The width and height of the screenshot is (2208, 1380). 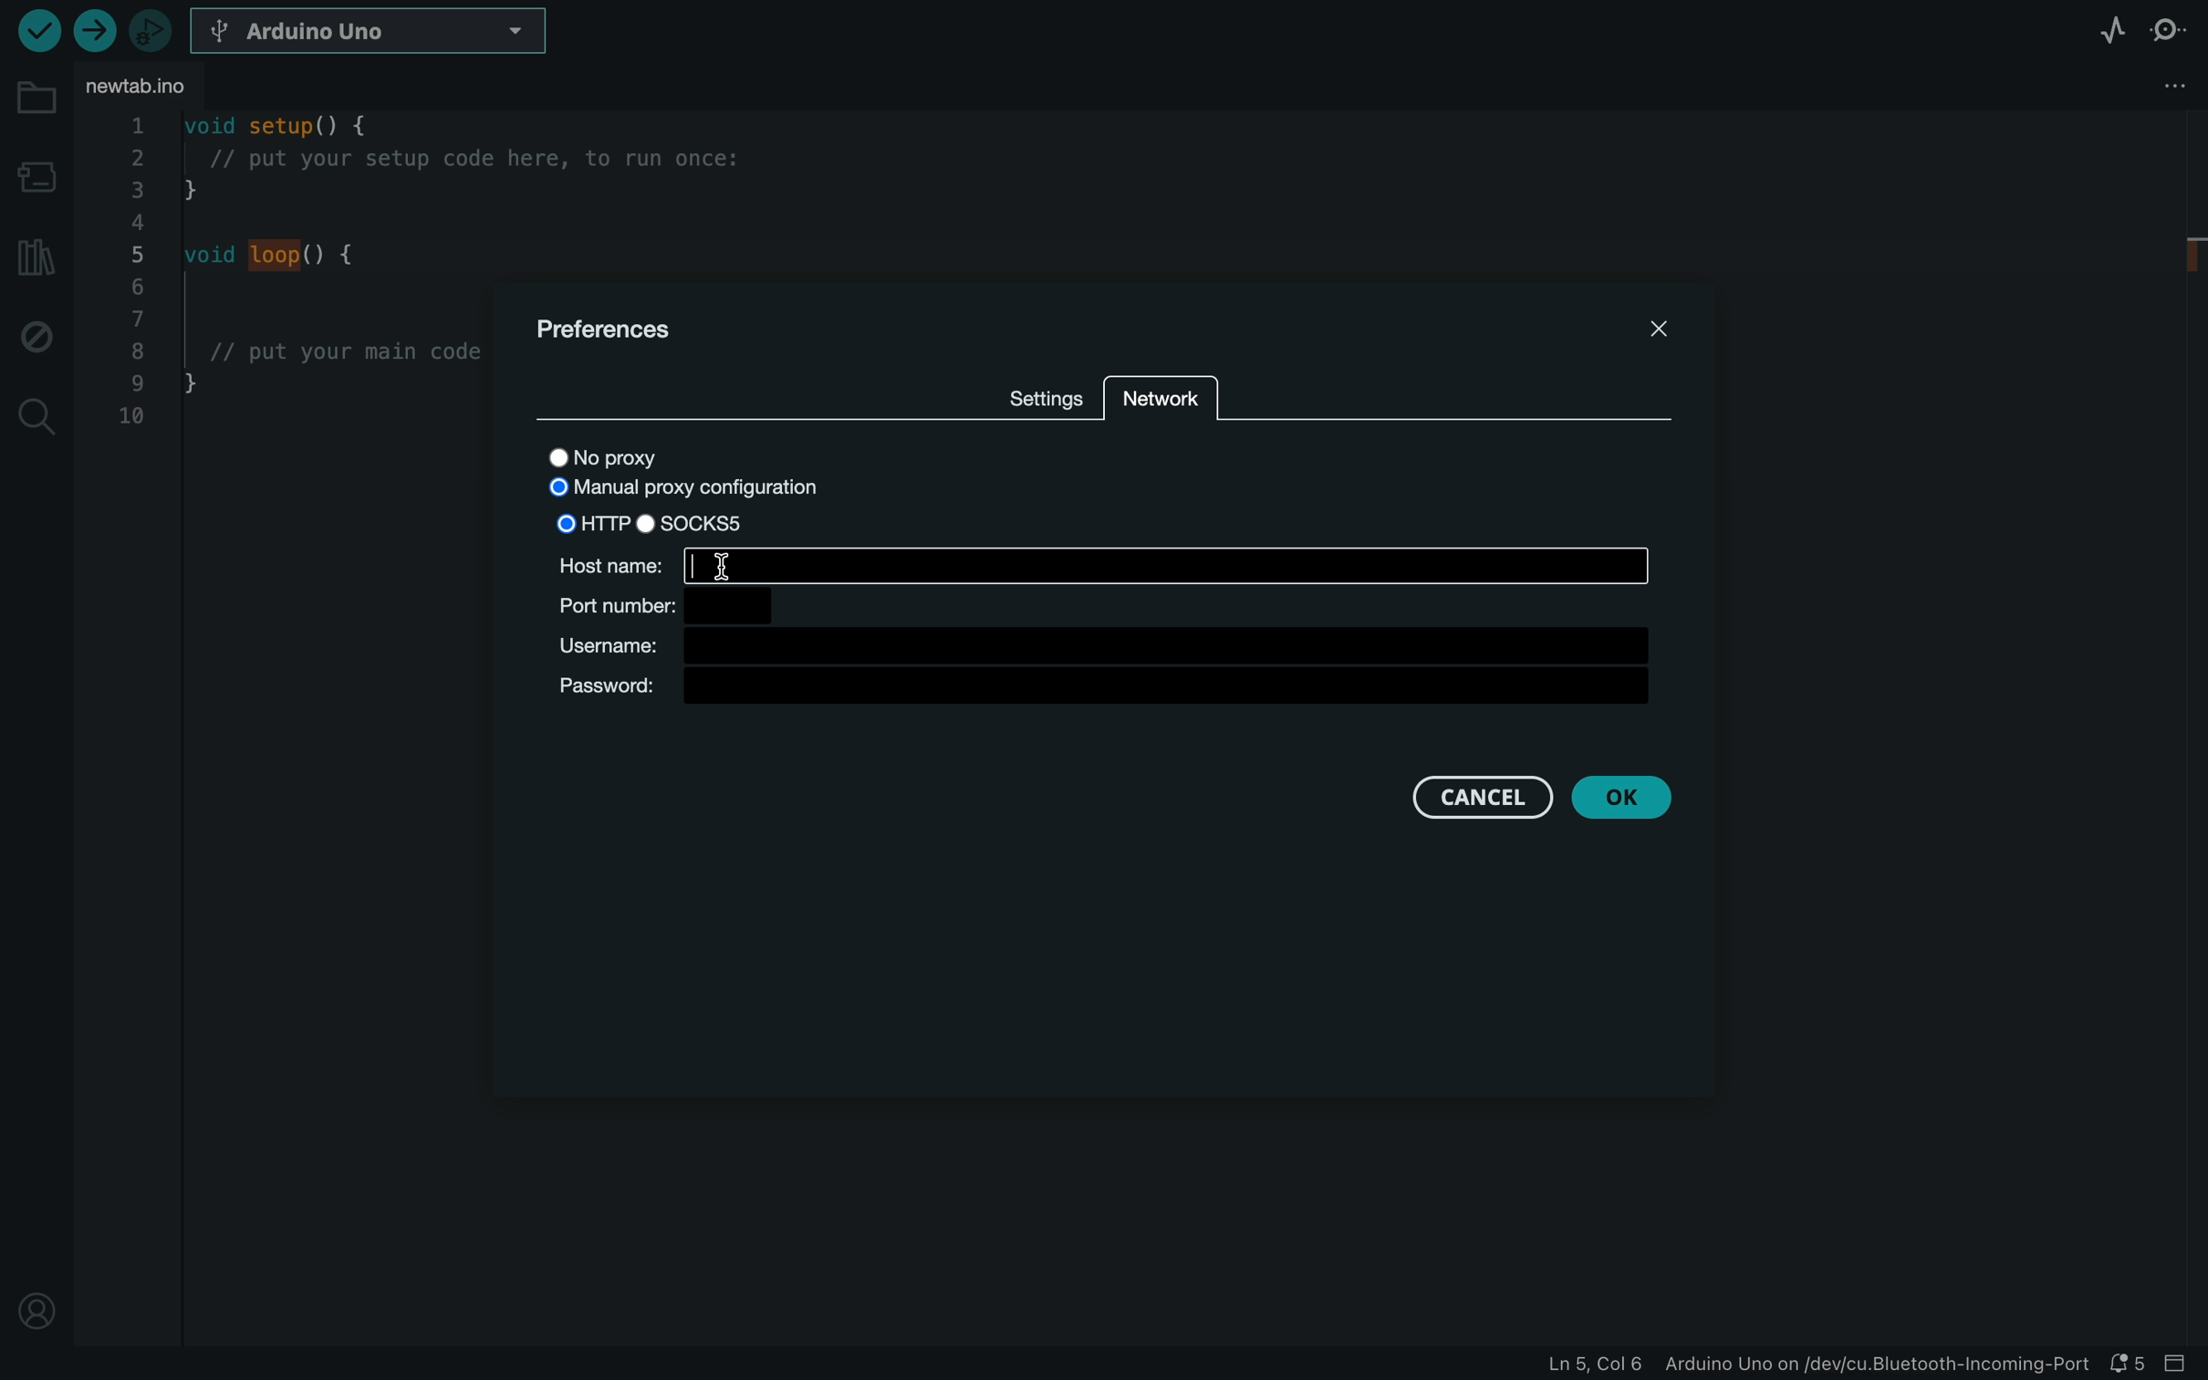 What do you see at coordinates (2180, 1364) in the screenshot?
I see `close slide bar` at bounding box center [2180, 1364].